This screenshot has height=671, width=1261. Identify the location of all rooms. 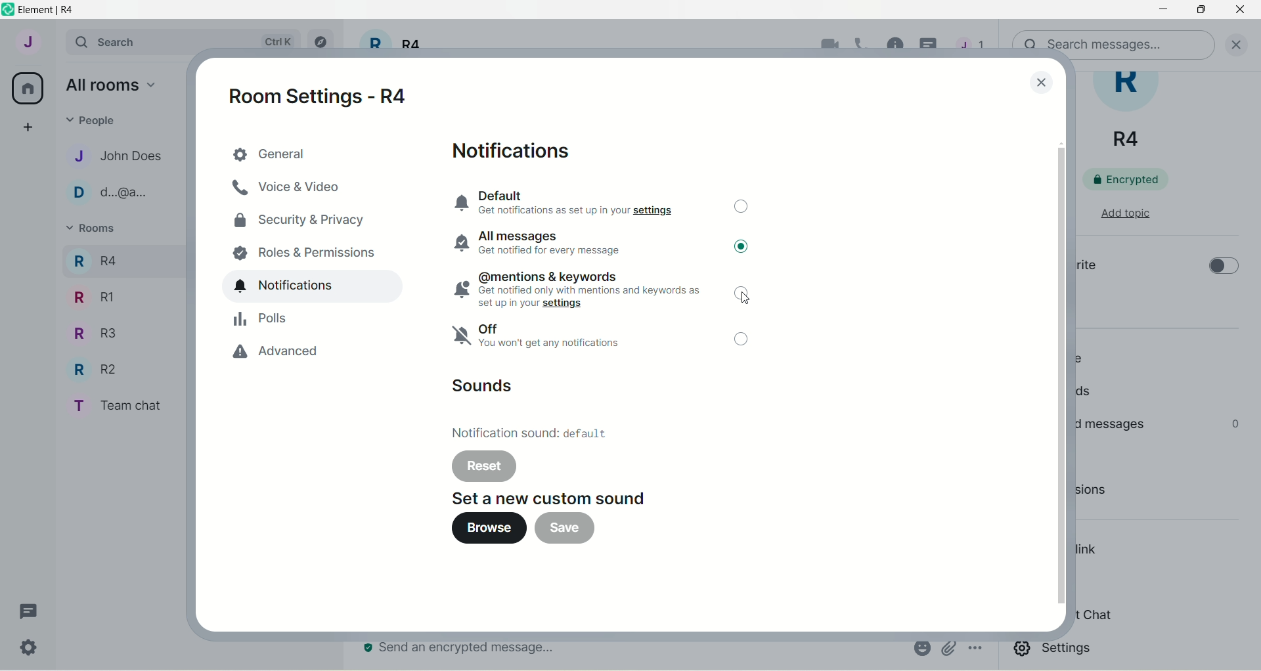
(28, 89).